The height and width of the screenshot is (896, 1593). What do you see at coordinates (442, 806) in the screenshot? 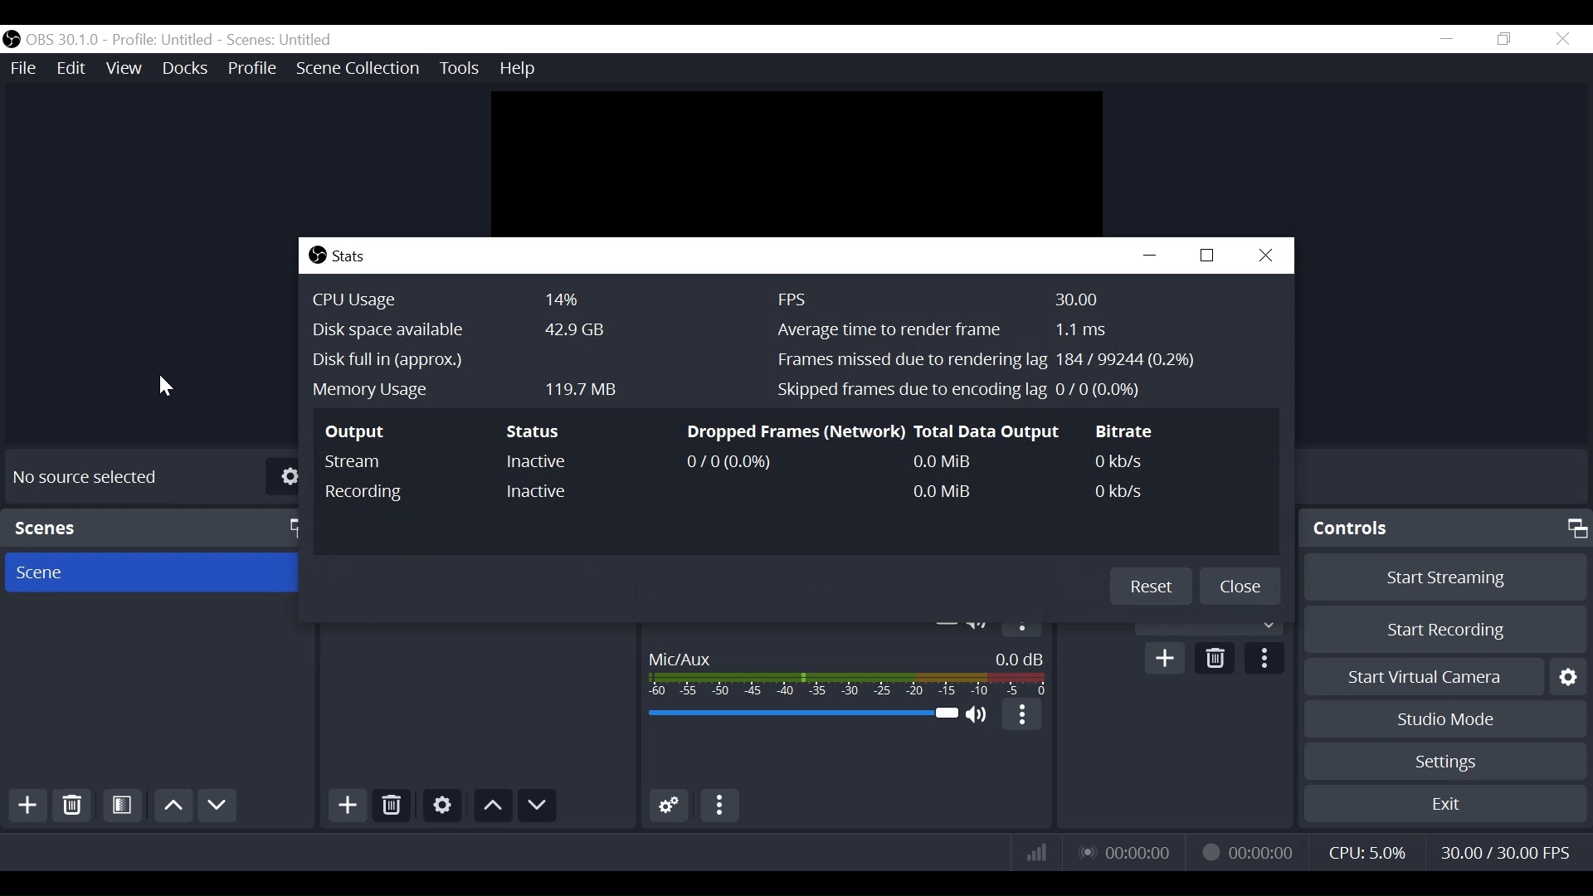
I see `Settings` at bounding box center [442, 806].